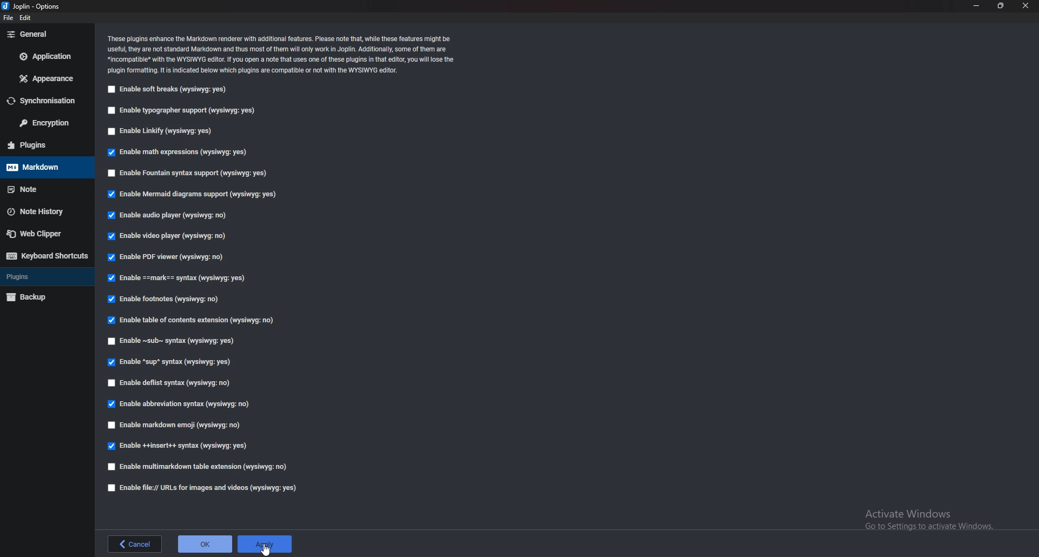 Image resolution: width=1039 pixels, height=557 pixels. I want to click on Apply, so click(265, 545).